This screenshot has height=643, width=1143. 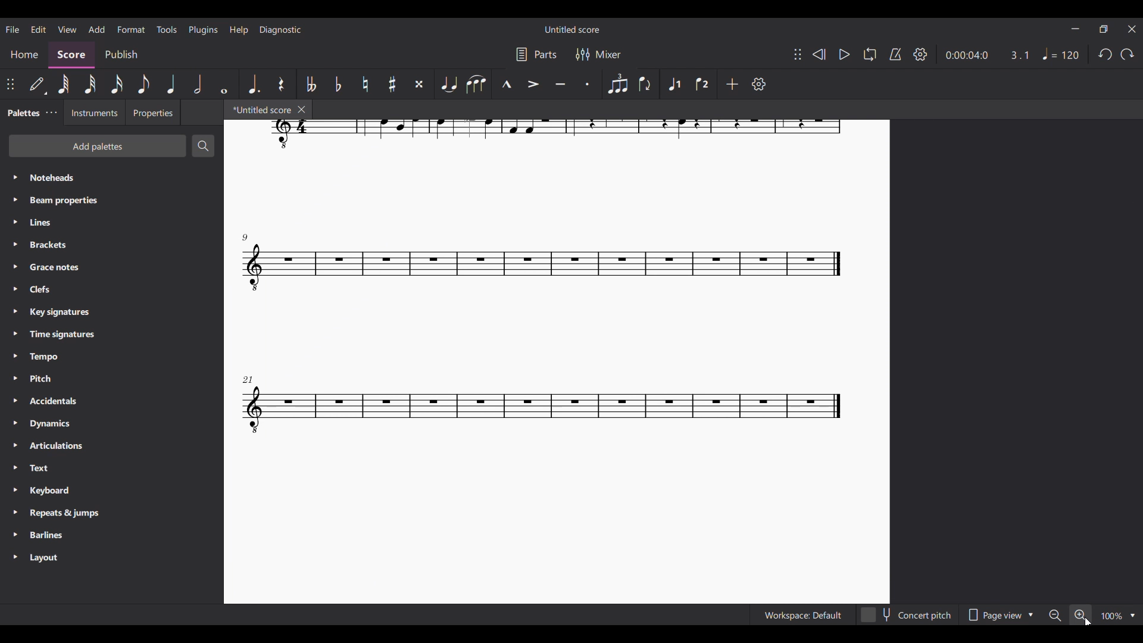 I want to click on Metronome, so click(x=895, y=55).